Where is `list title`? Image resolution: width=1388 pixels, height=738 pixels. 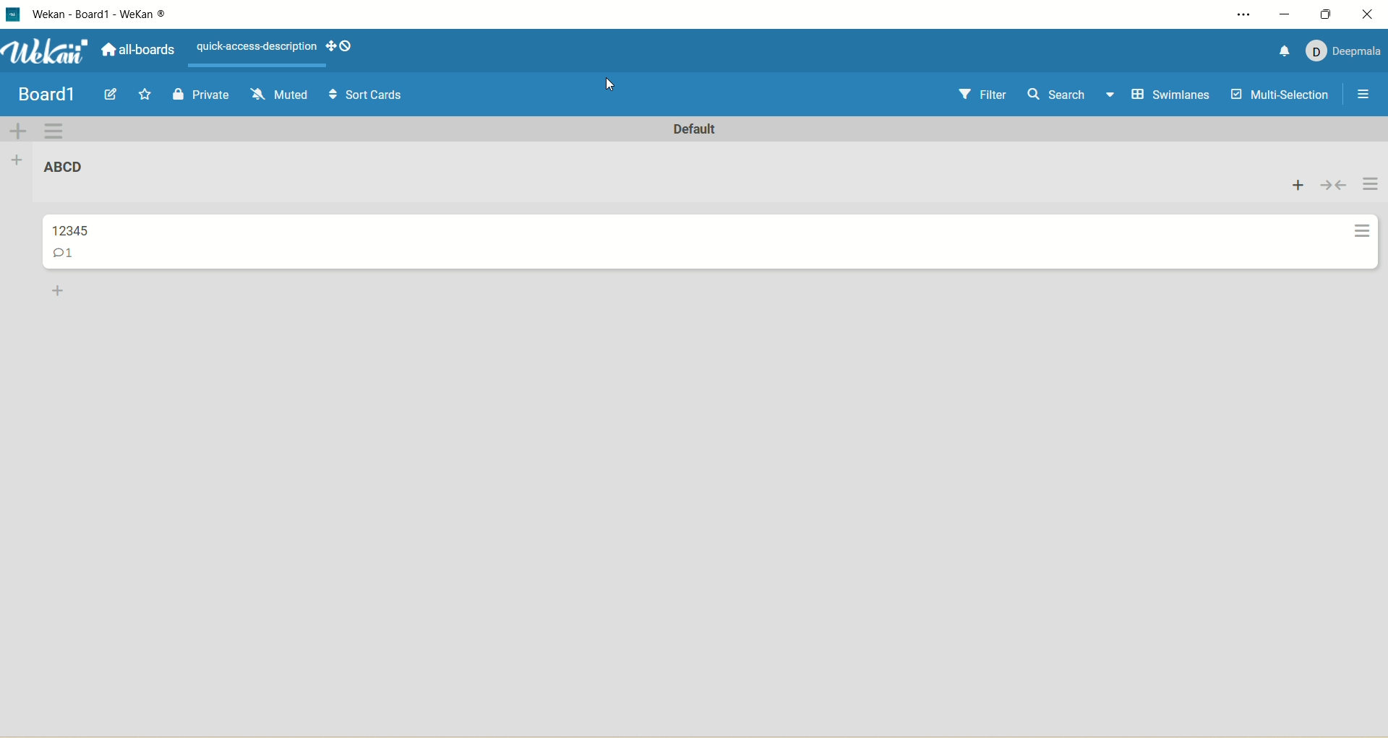 list title is located at coordinates (71, 171).